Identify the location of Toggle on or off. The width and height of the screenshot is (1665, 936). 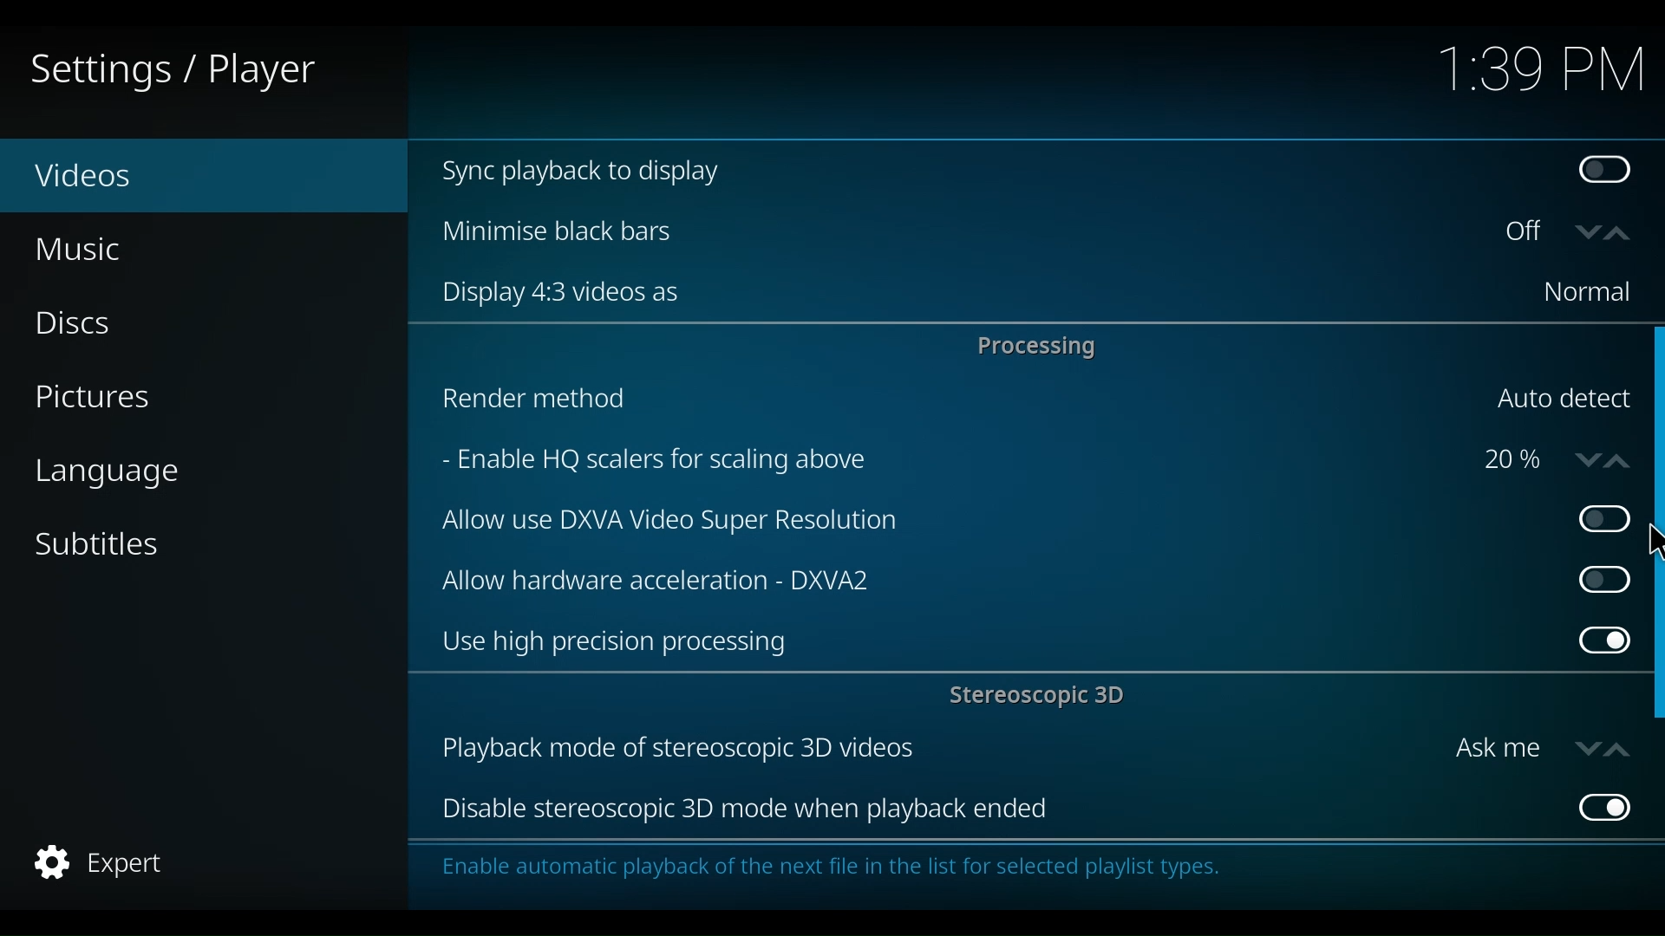
(1529, 233).